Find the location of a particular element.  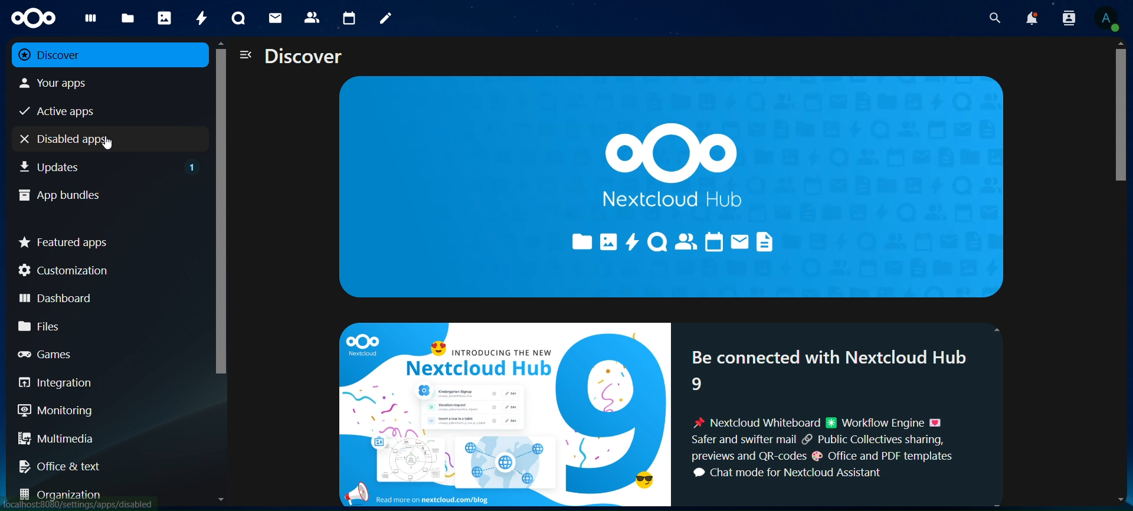

text is located at coordinates (841, 419).